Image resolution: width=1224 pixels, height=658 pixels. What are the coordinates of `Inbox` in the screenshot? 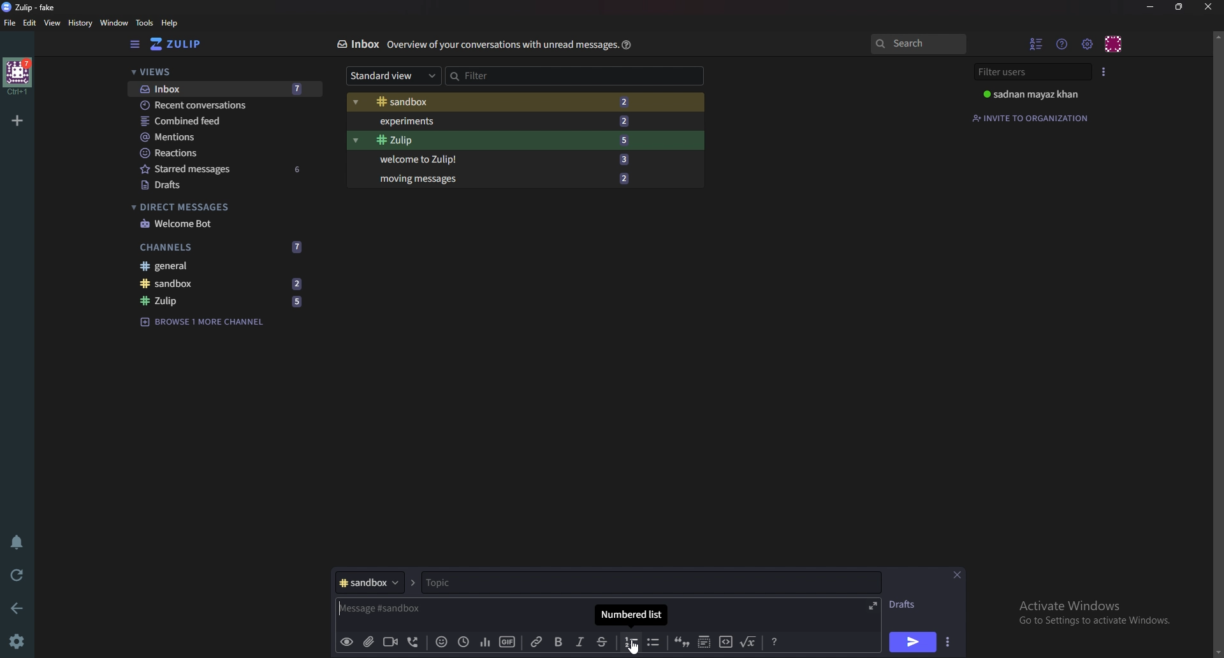 It's located at (357, 44).